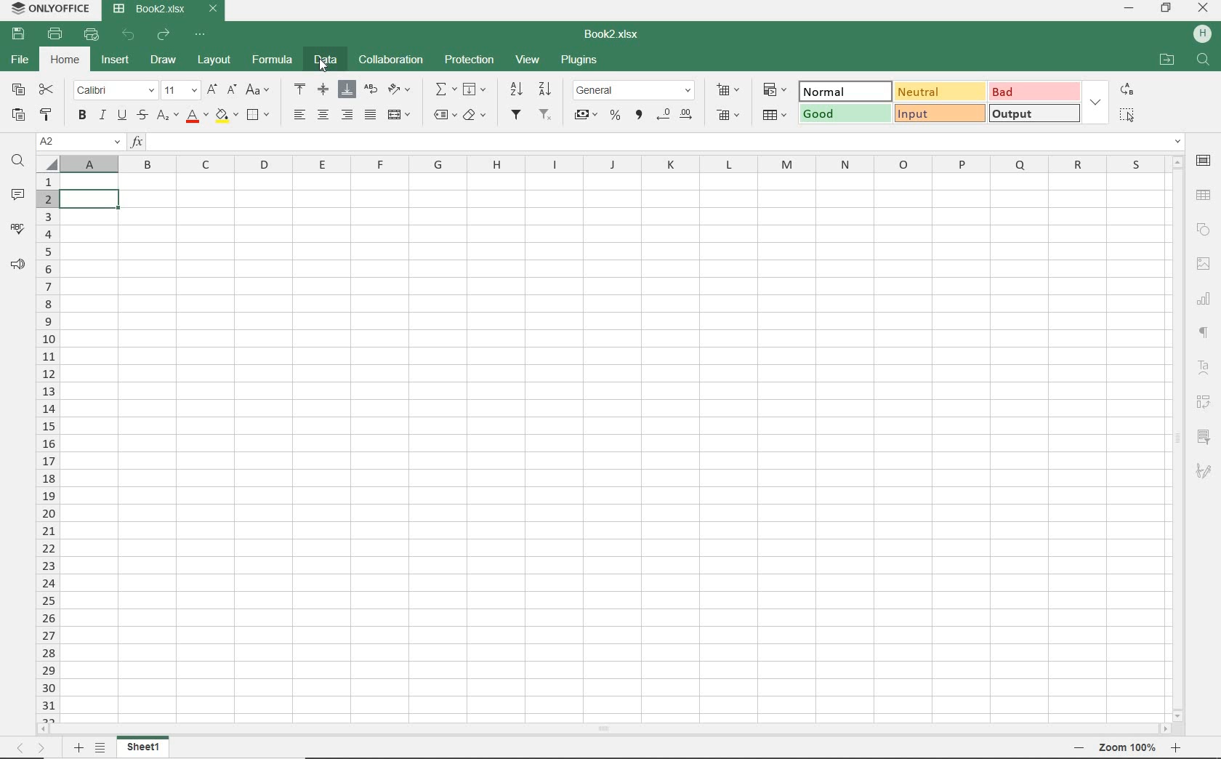 This screenshot has width=1221, height=759. I want to click on OPEN FILE LOCATION, so click(1169, 60).